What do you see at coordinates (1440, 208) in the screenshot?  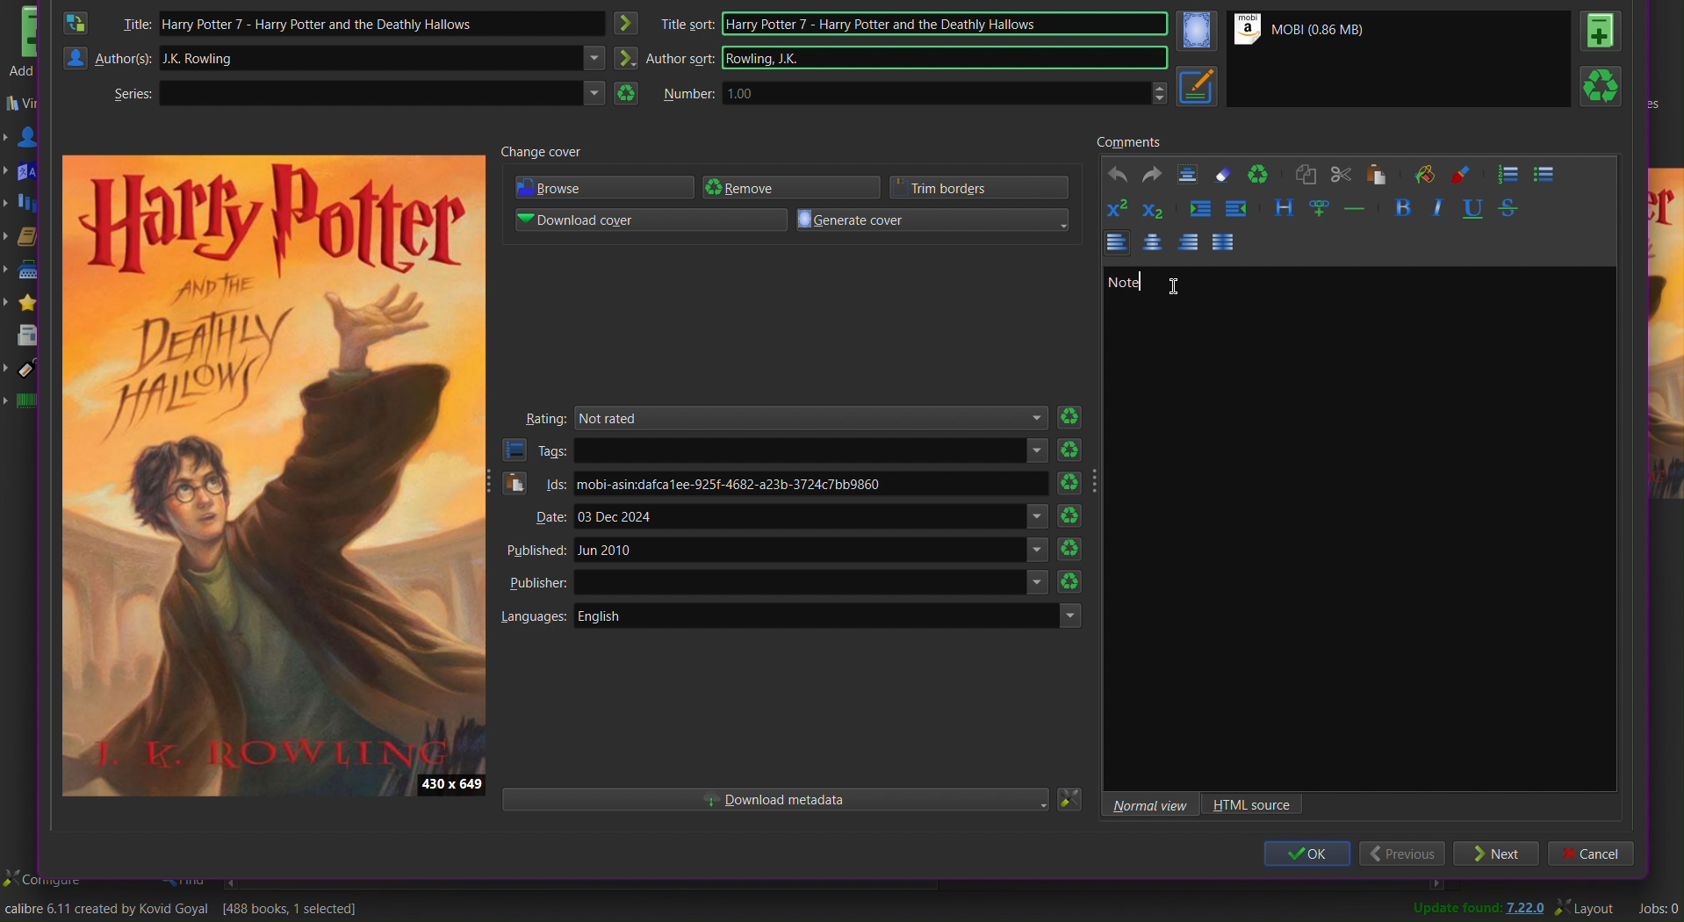 I see `Italics` at bounding box center [1440, 208].